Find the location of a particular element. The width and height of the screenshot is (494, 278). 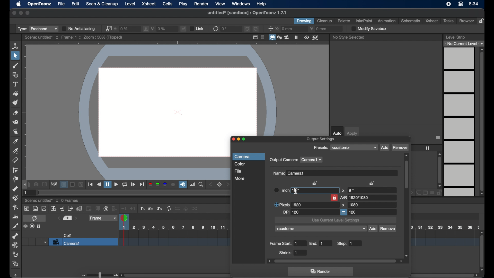

close is located at coordinates (232, 140).